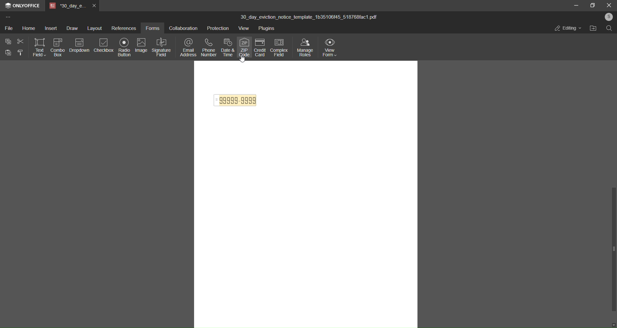 The height and width of the screenshot is (328, 617). Describe the element at coordinates (20, 41) in the screenshot. I see `cut` at that location.